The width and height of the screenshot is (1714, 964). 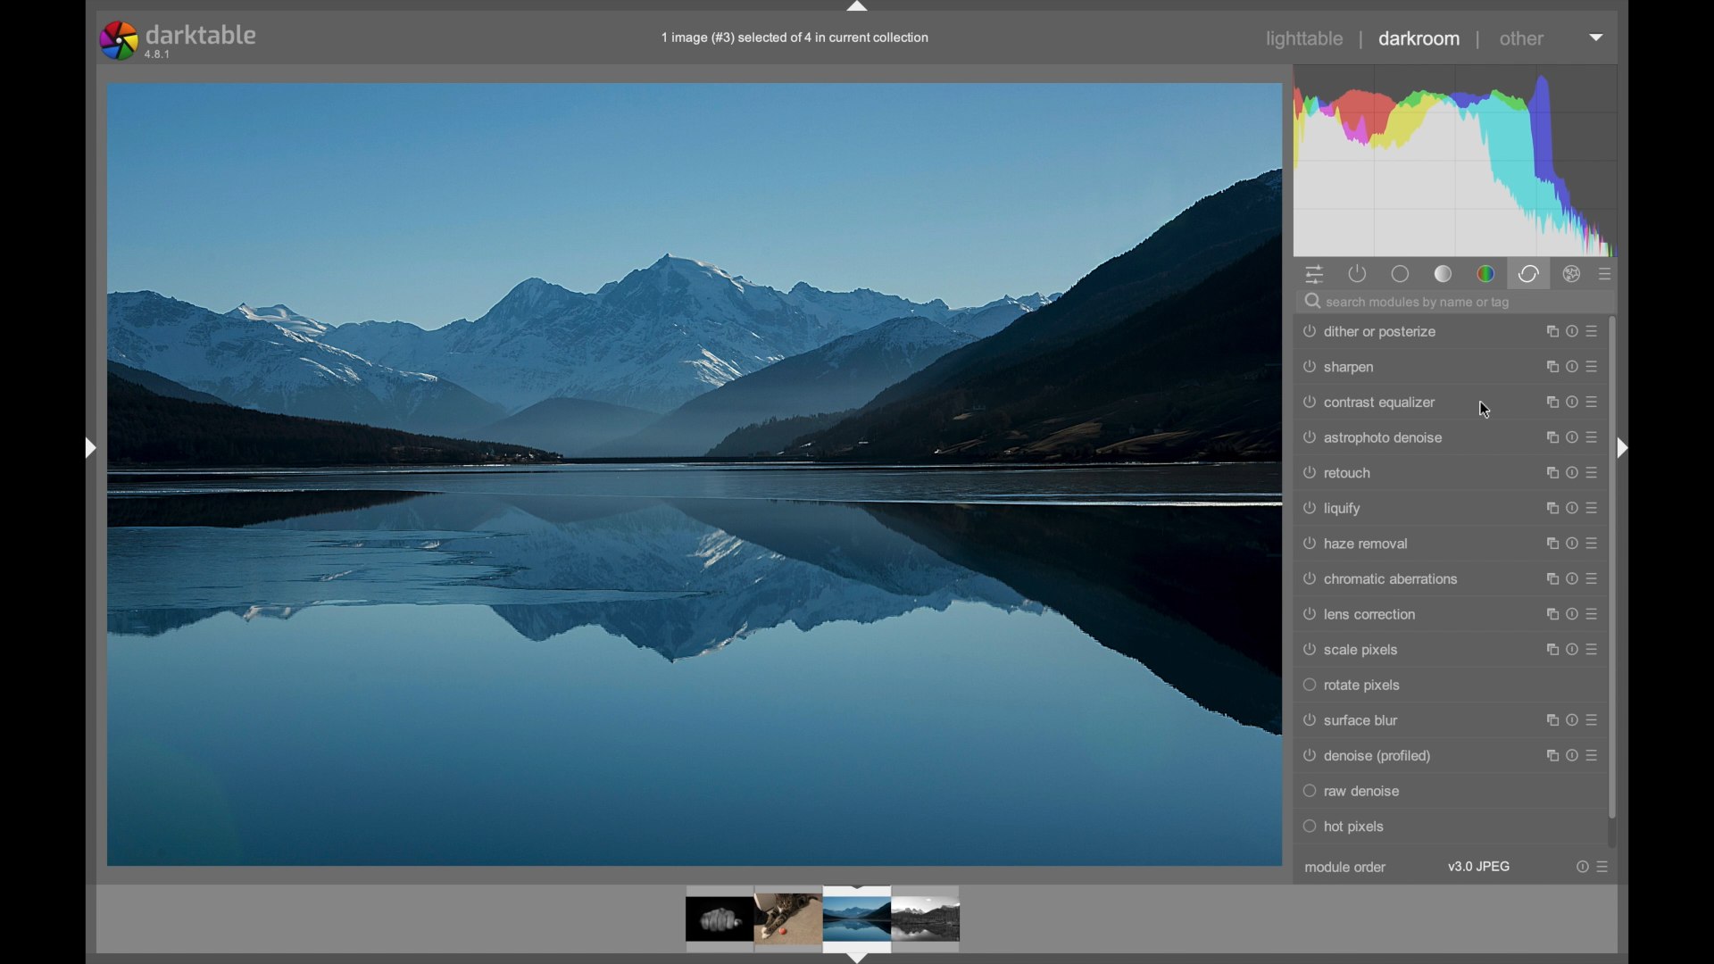 What do you see at coordinates (1458, 159) in the screenshot?
I see `histogram` at bounding box center [1458, 159].